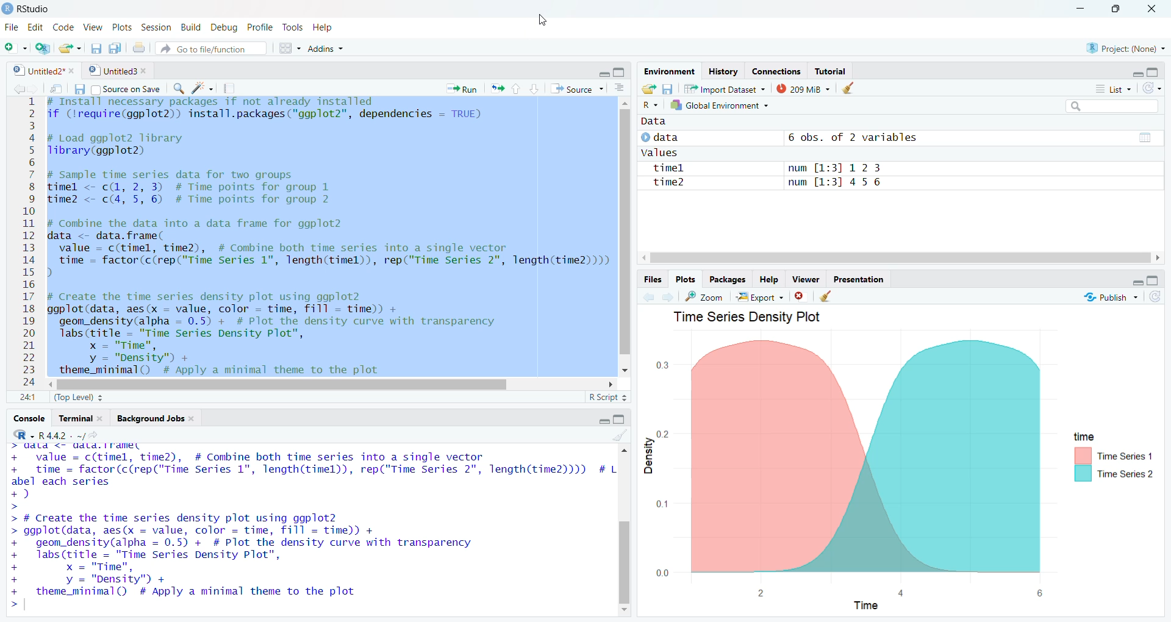  I want to click on Help, so click(324, 27).